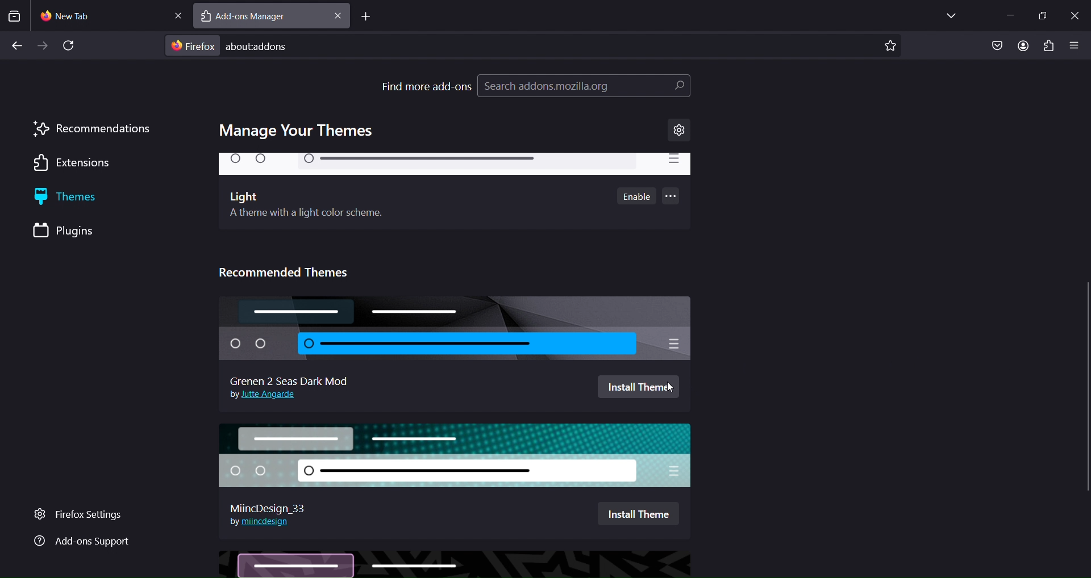  I want to click on reload page, so click(72, 46).